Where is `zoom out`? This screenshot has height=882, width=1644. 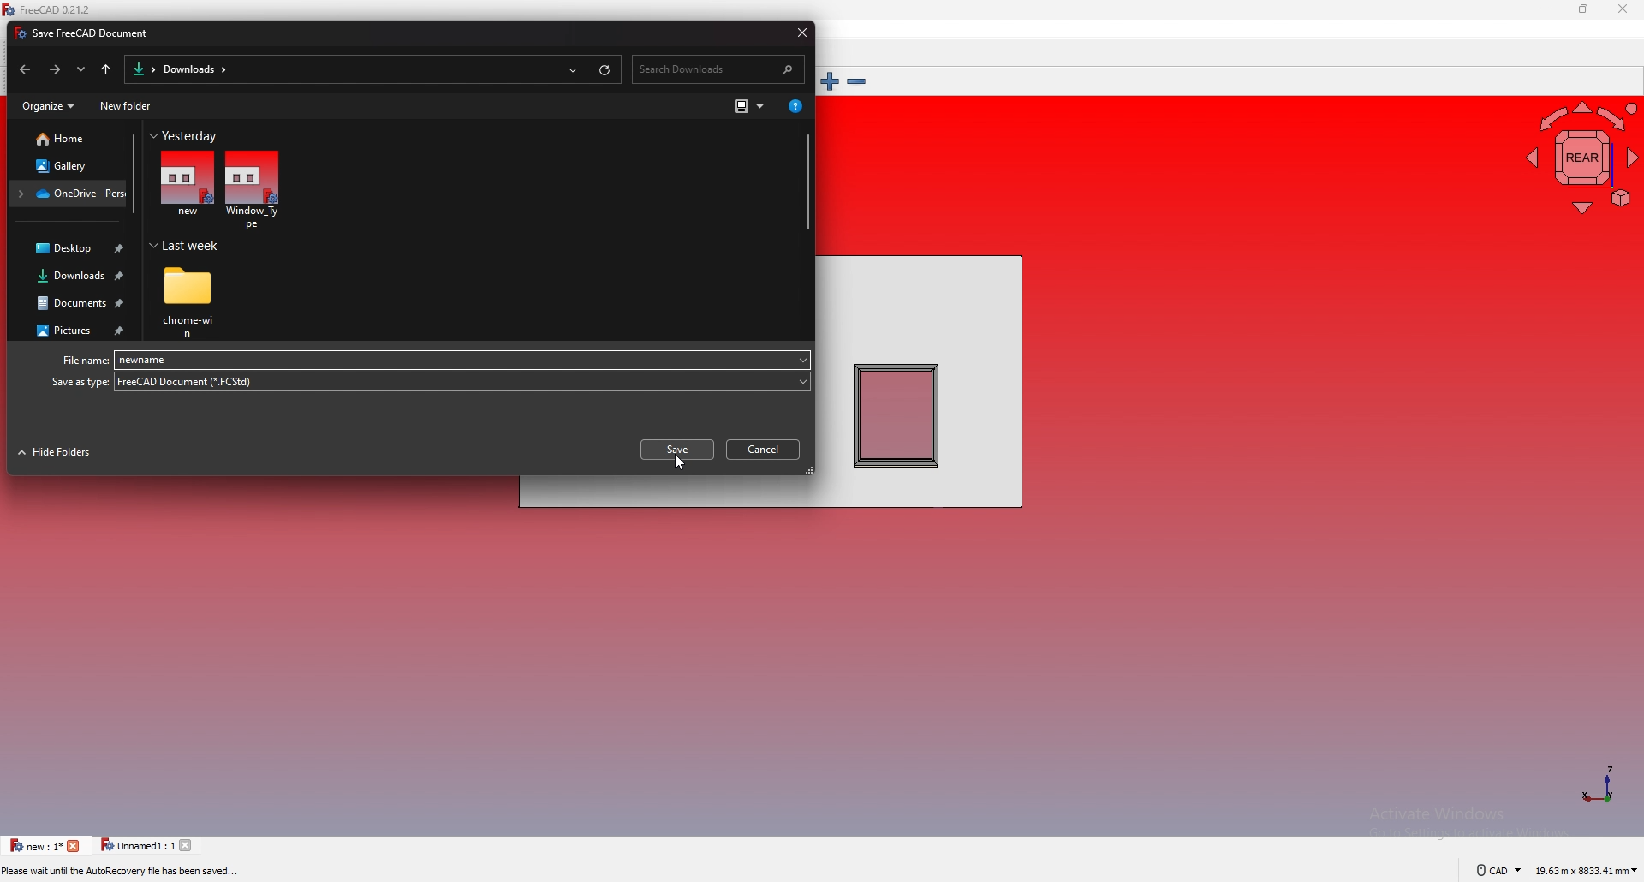 zoom out is located at coordinates (857, 81).